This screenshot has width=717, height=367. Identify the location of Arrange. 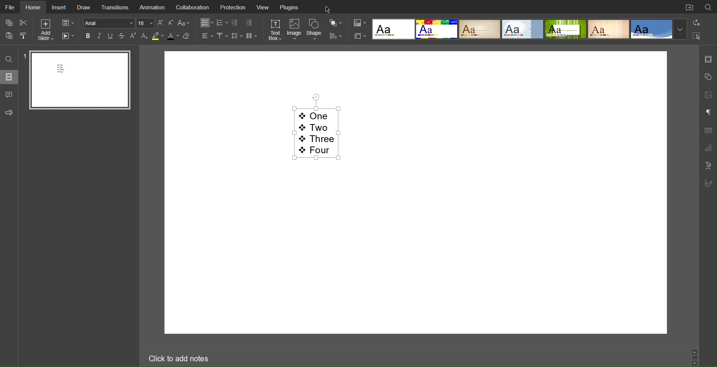
(336, 23).